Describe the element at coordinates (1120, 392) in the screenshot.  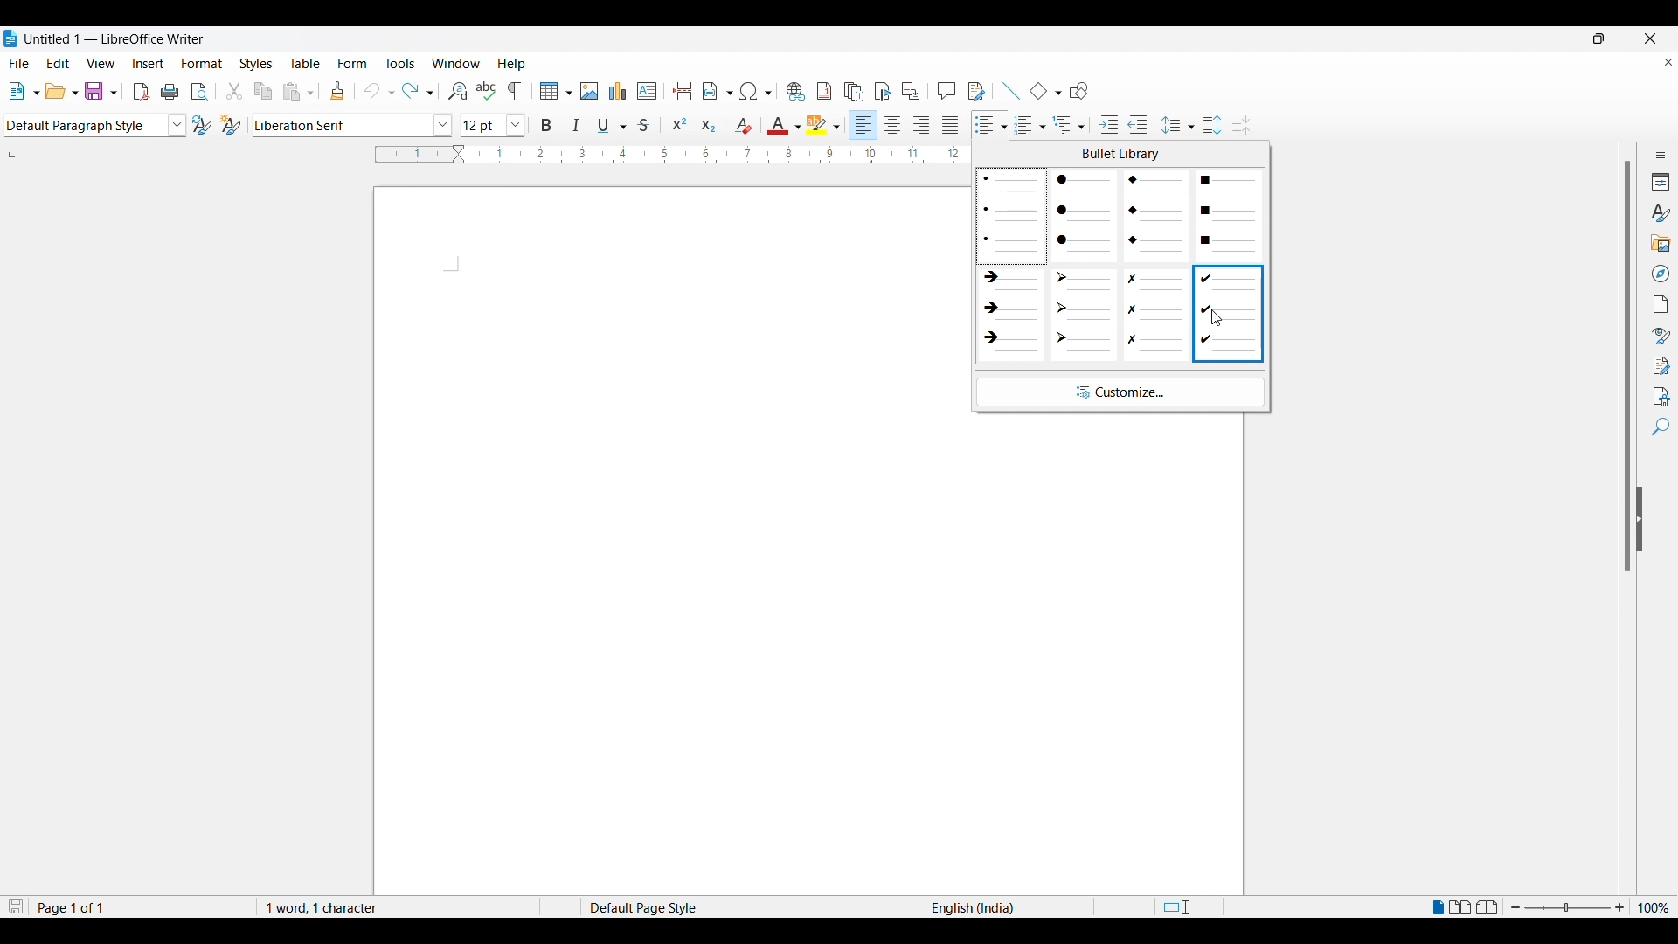
I see `Customize unordered bullets` at that location.